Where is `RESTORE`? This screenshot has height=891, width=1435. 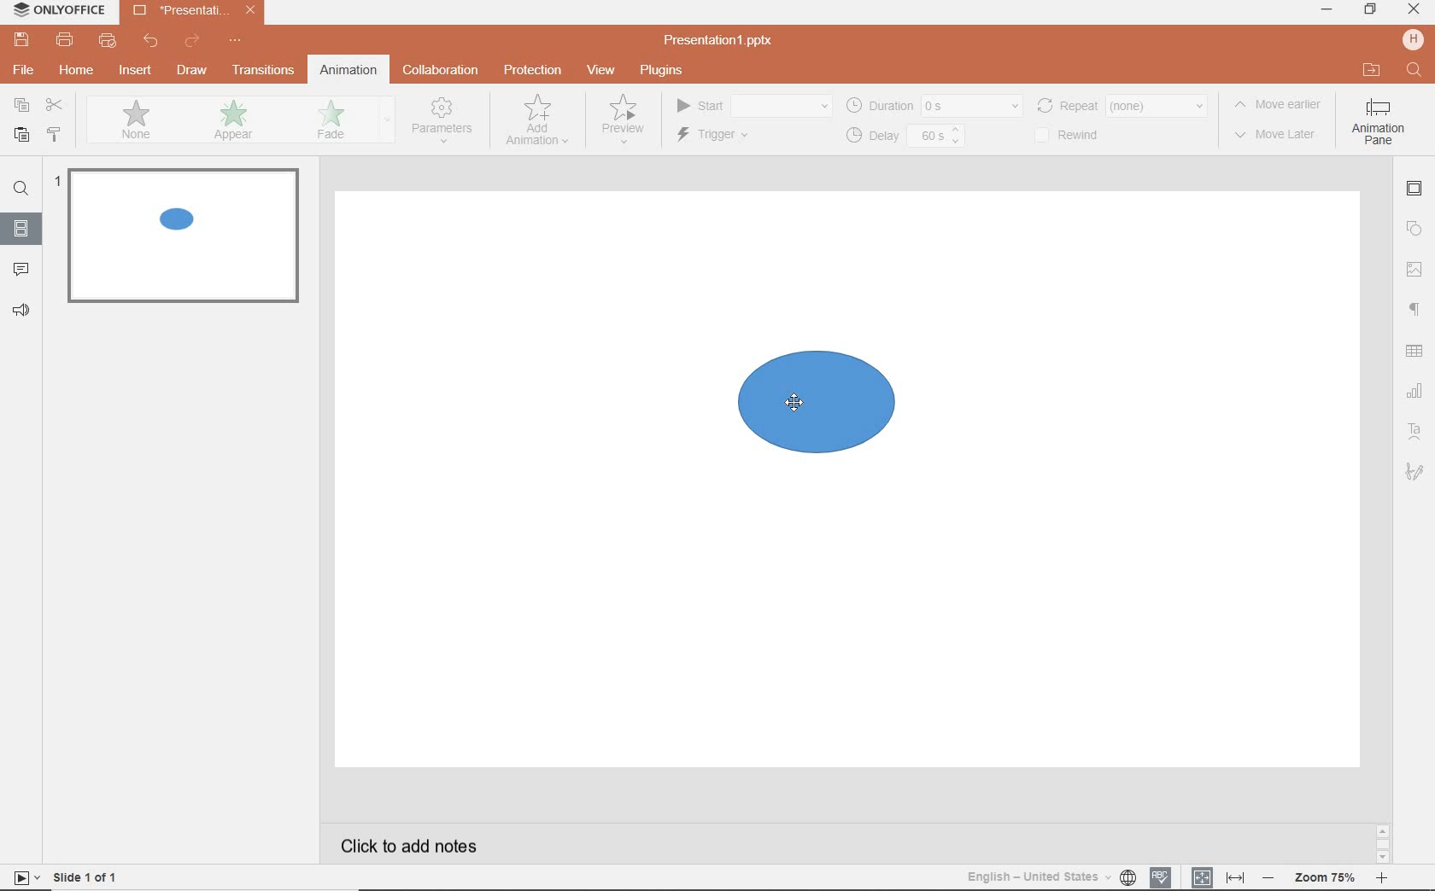
RESTORE is located at coordinates (1370, 10).